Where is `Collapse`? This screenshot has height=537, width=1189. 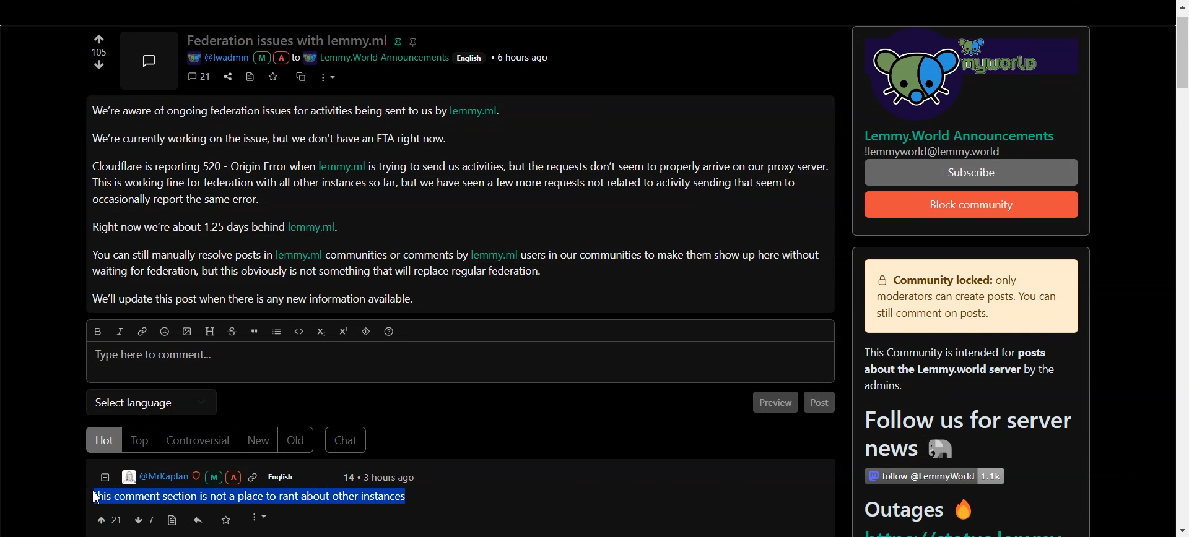 Collapse is located at coordinates (104, 479).